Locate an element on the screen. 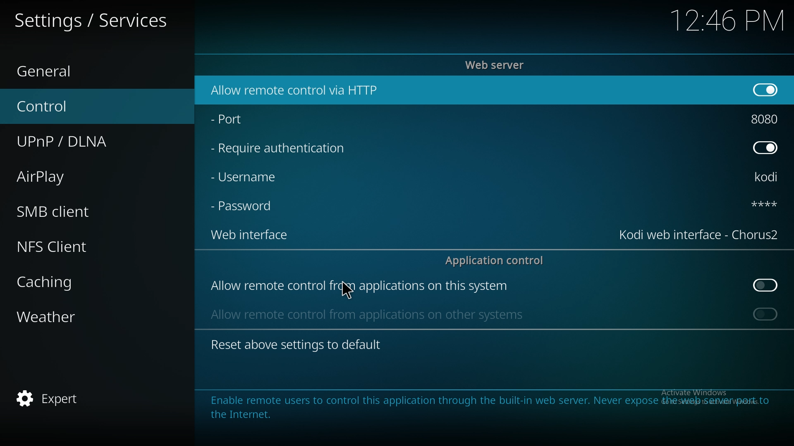  expert is located at coordinates (69, 399).